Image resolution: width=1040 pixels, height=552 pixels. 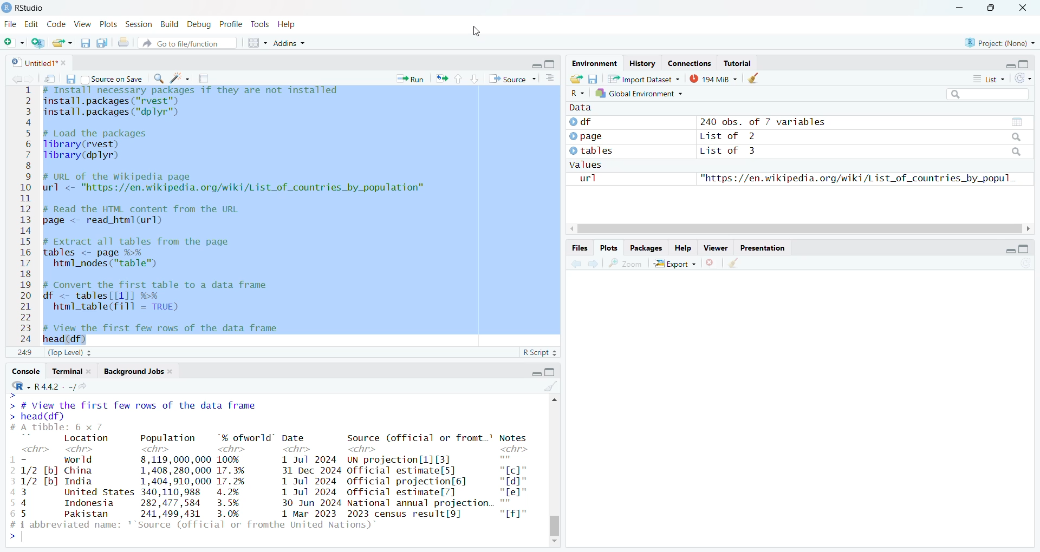 I want to click on <chr>100% 17.3% 17.2% 4.2% 3.5% 3.0%, so click(x=235, y=481).